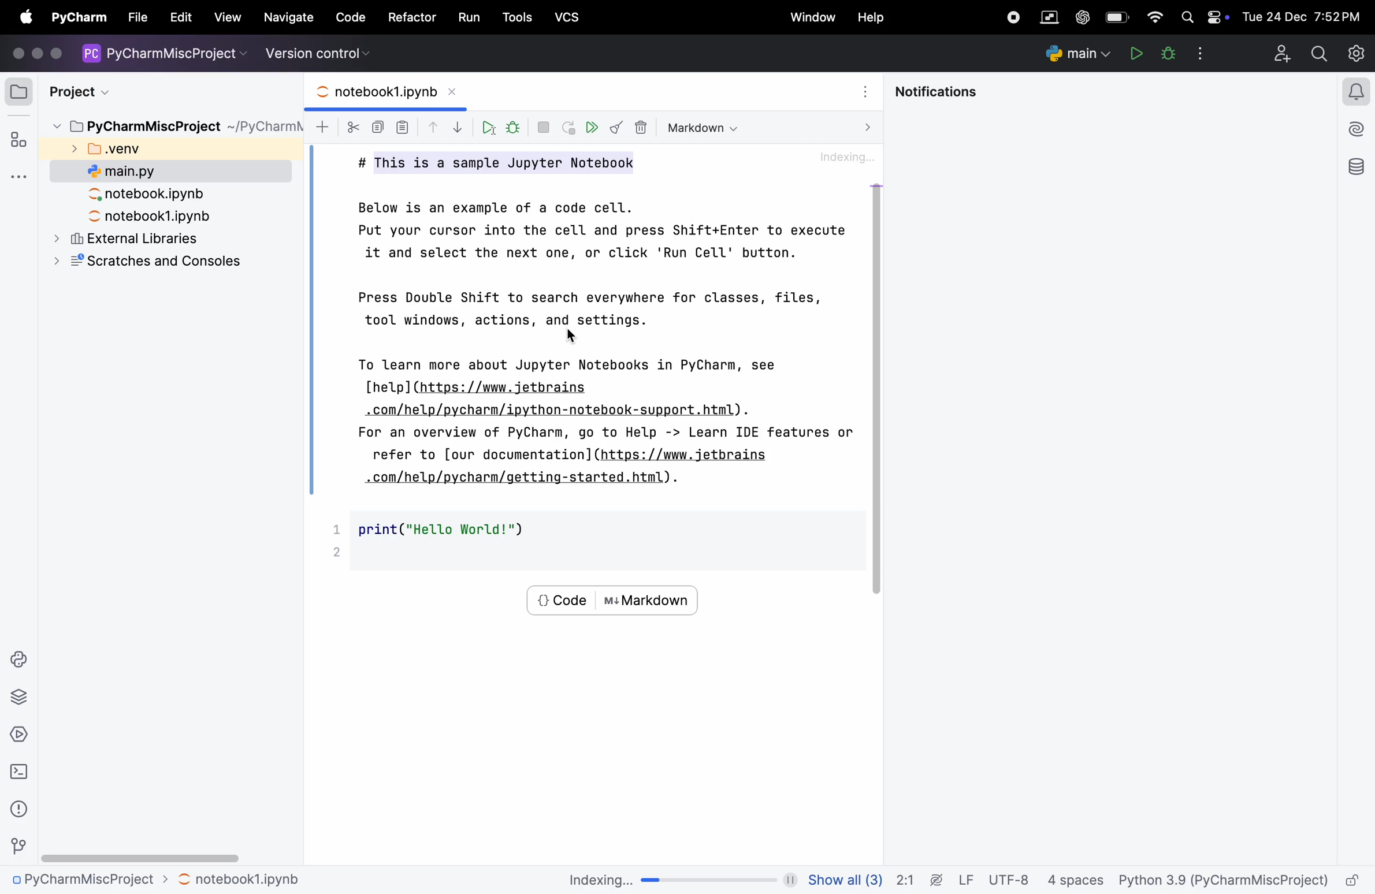 The width and height of the screenshot is (1375, 894). What do you see at coordinates (228, 18) in the screenshot?
I see `view` at bounding box center [228, 18].